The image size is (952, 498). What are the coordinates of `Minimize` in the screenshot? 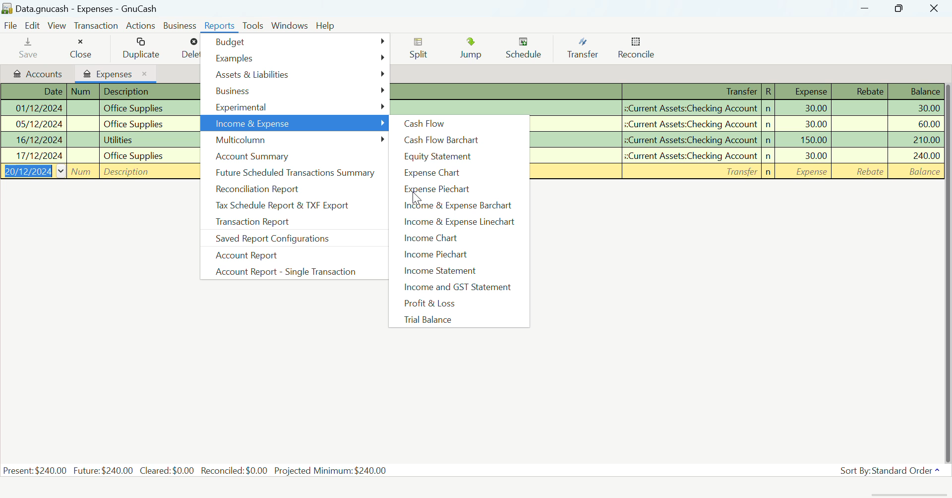 It's located at (898, 8).